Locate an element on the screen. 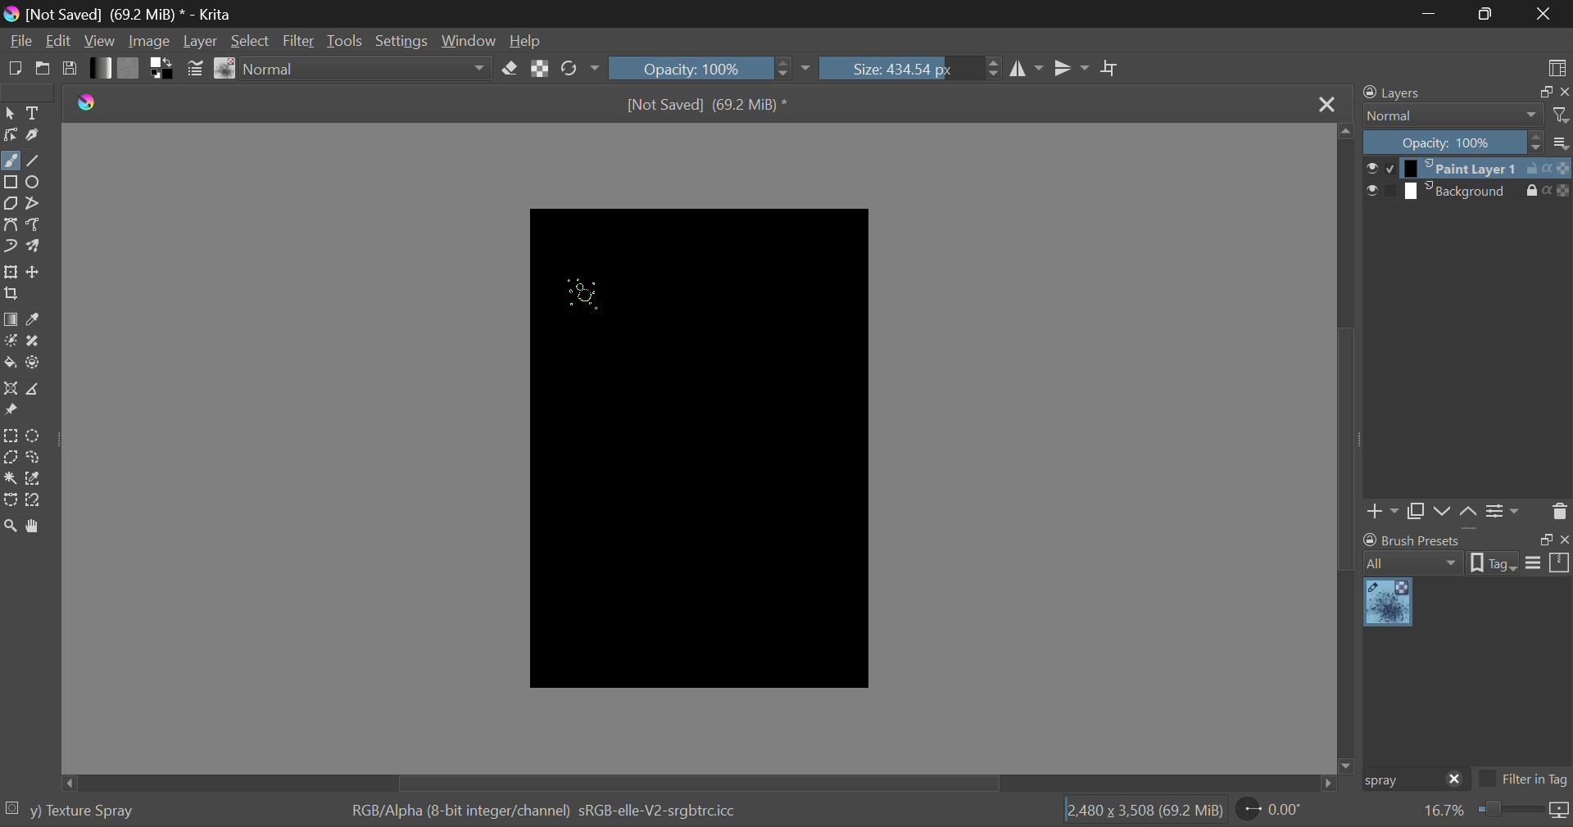 This screenshot has height=827, width=1573. Horizontal Mirror Flip is located at coordinates (1072, 68).